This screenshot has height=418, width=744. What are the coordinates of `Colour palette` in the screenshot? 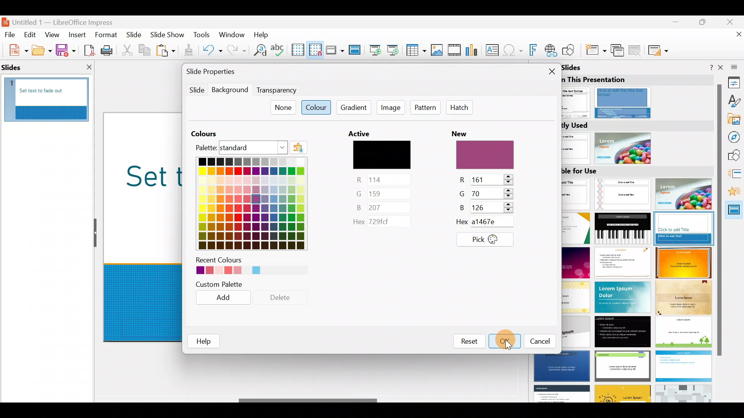 It's located at (247, 190).